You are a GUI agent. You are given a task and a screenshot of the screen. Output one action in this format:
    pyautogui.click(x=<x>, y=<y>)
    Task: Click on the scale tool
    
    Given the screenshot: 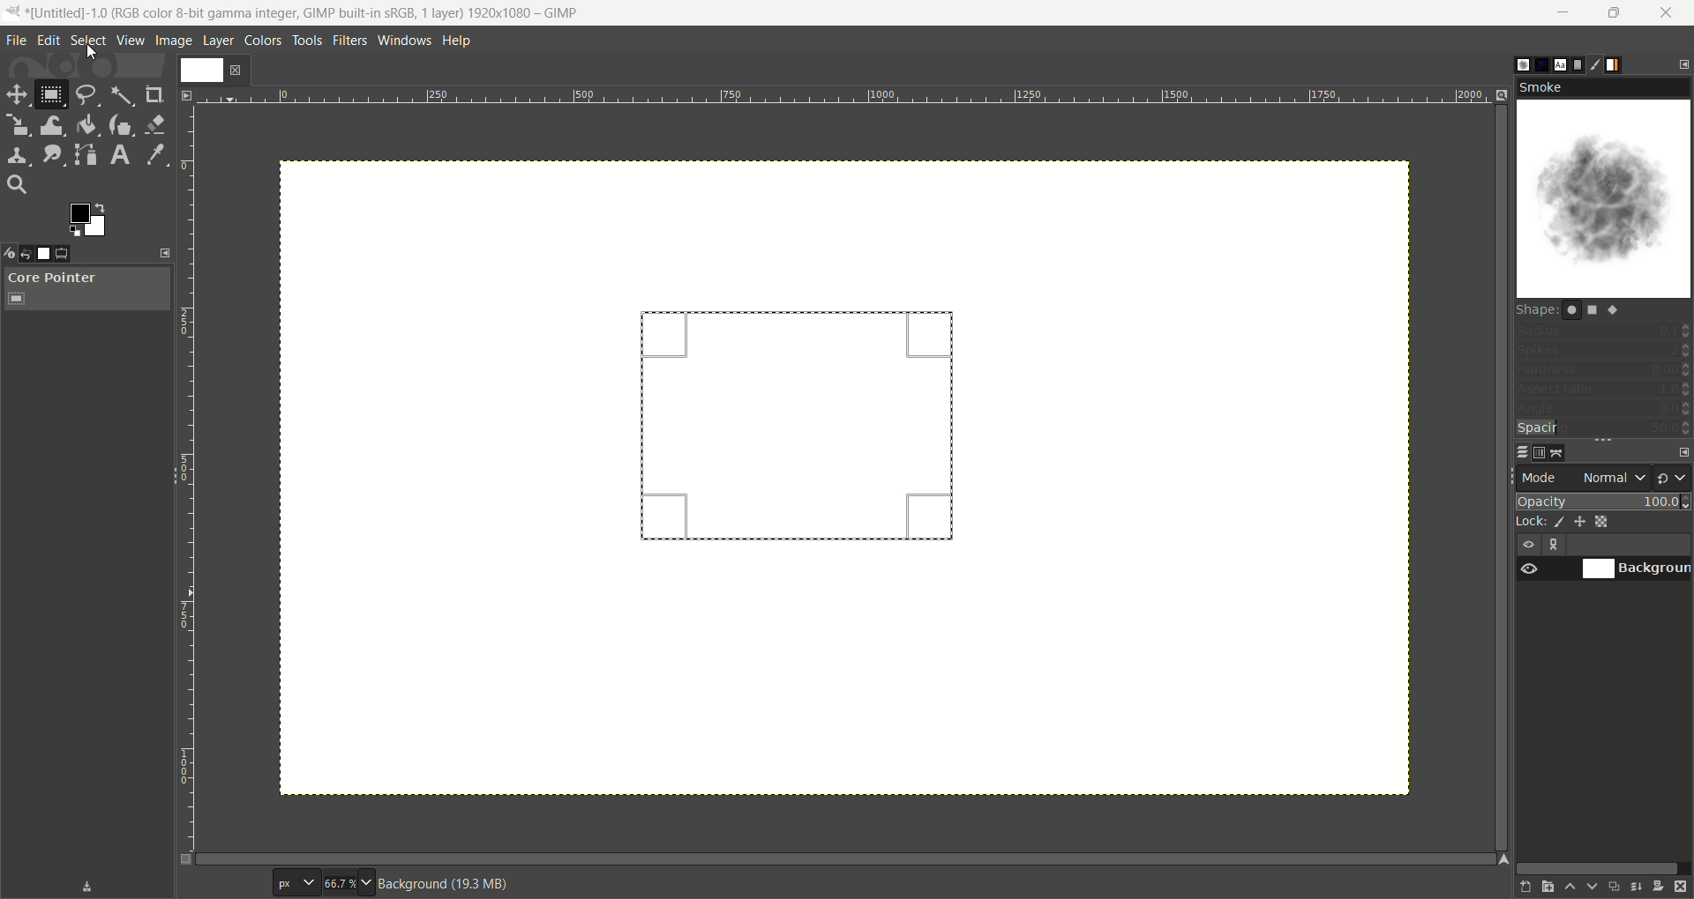 What is the action you would take?
    pyautogui.click(x=19, y=126)
    